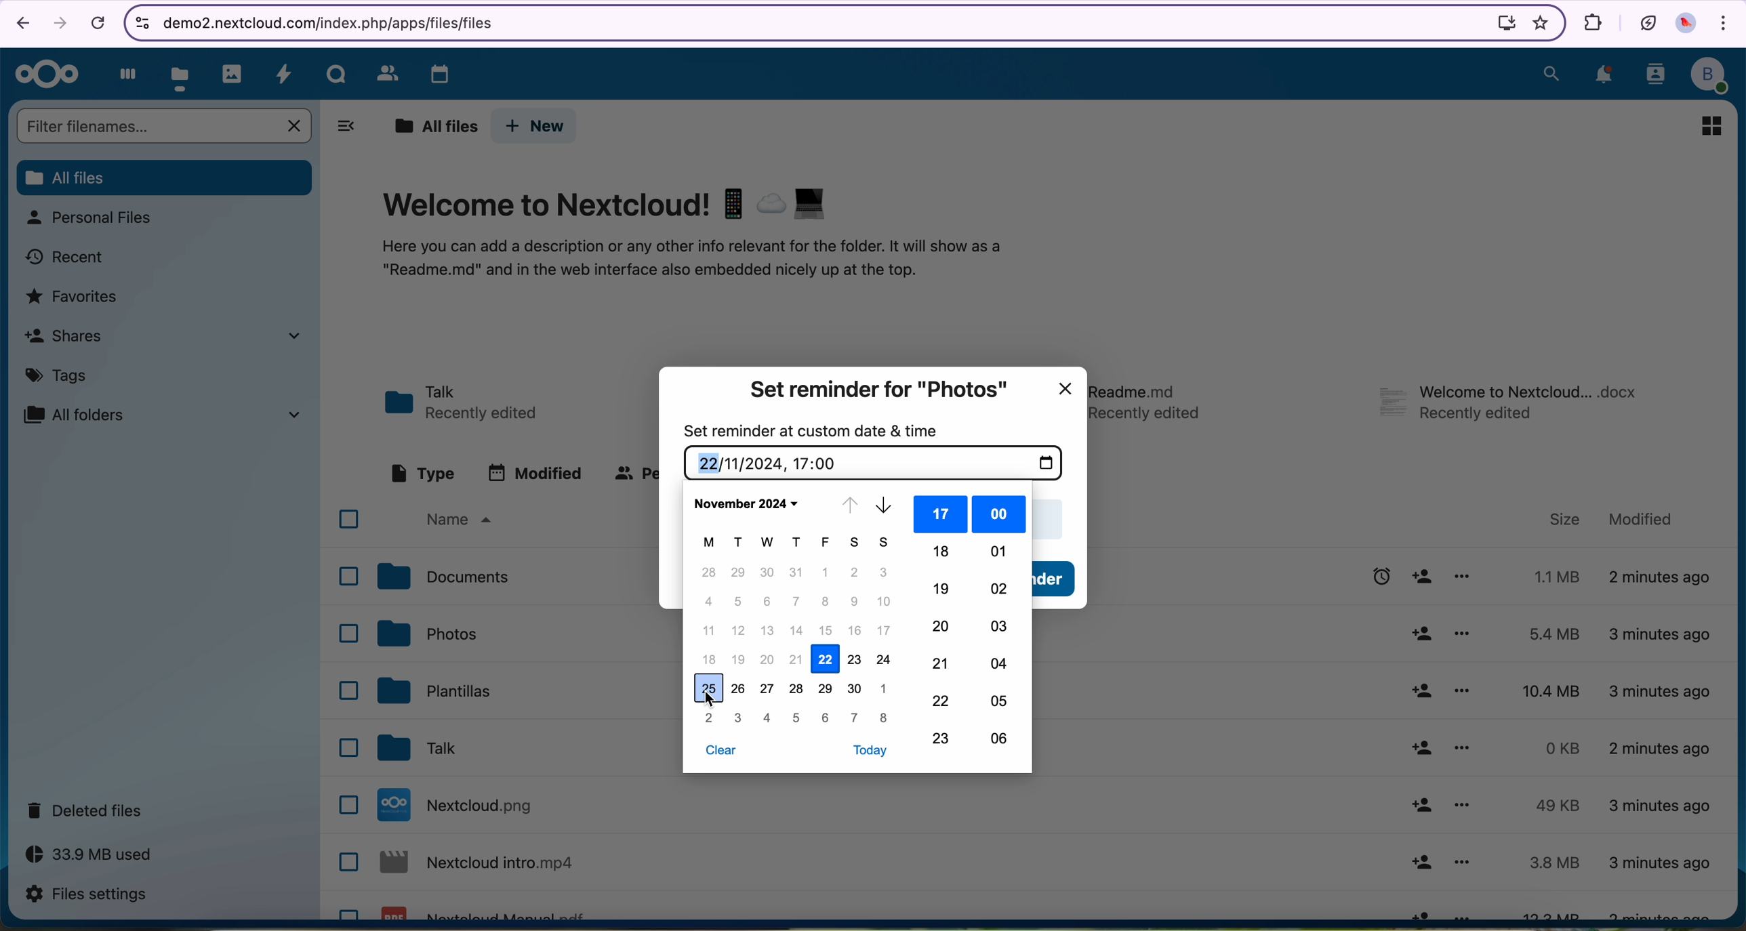  What do you see at coordinates (826, 659) in the screenshot?
I see `22` at bounding box center [826, 659].